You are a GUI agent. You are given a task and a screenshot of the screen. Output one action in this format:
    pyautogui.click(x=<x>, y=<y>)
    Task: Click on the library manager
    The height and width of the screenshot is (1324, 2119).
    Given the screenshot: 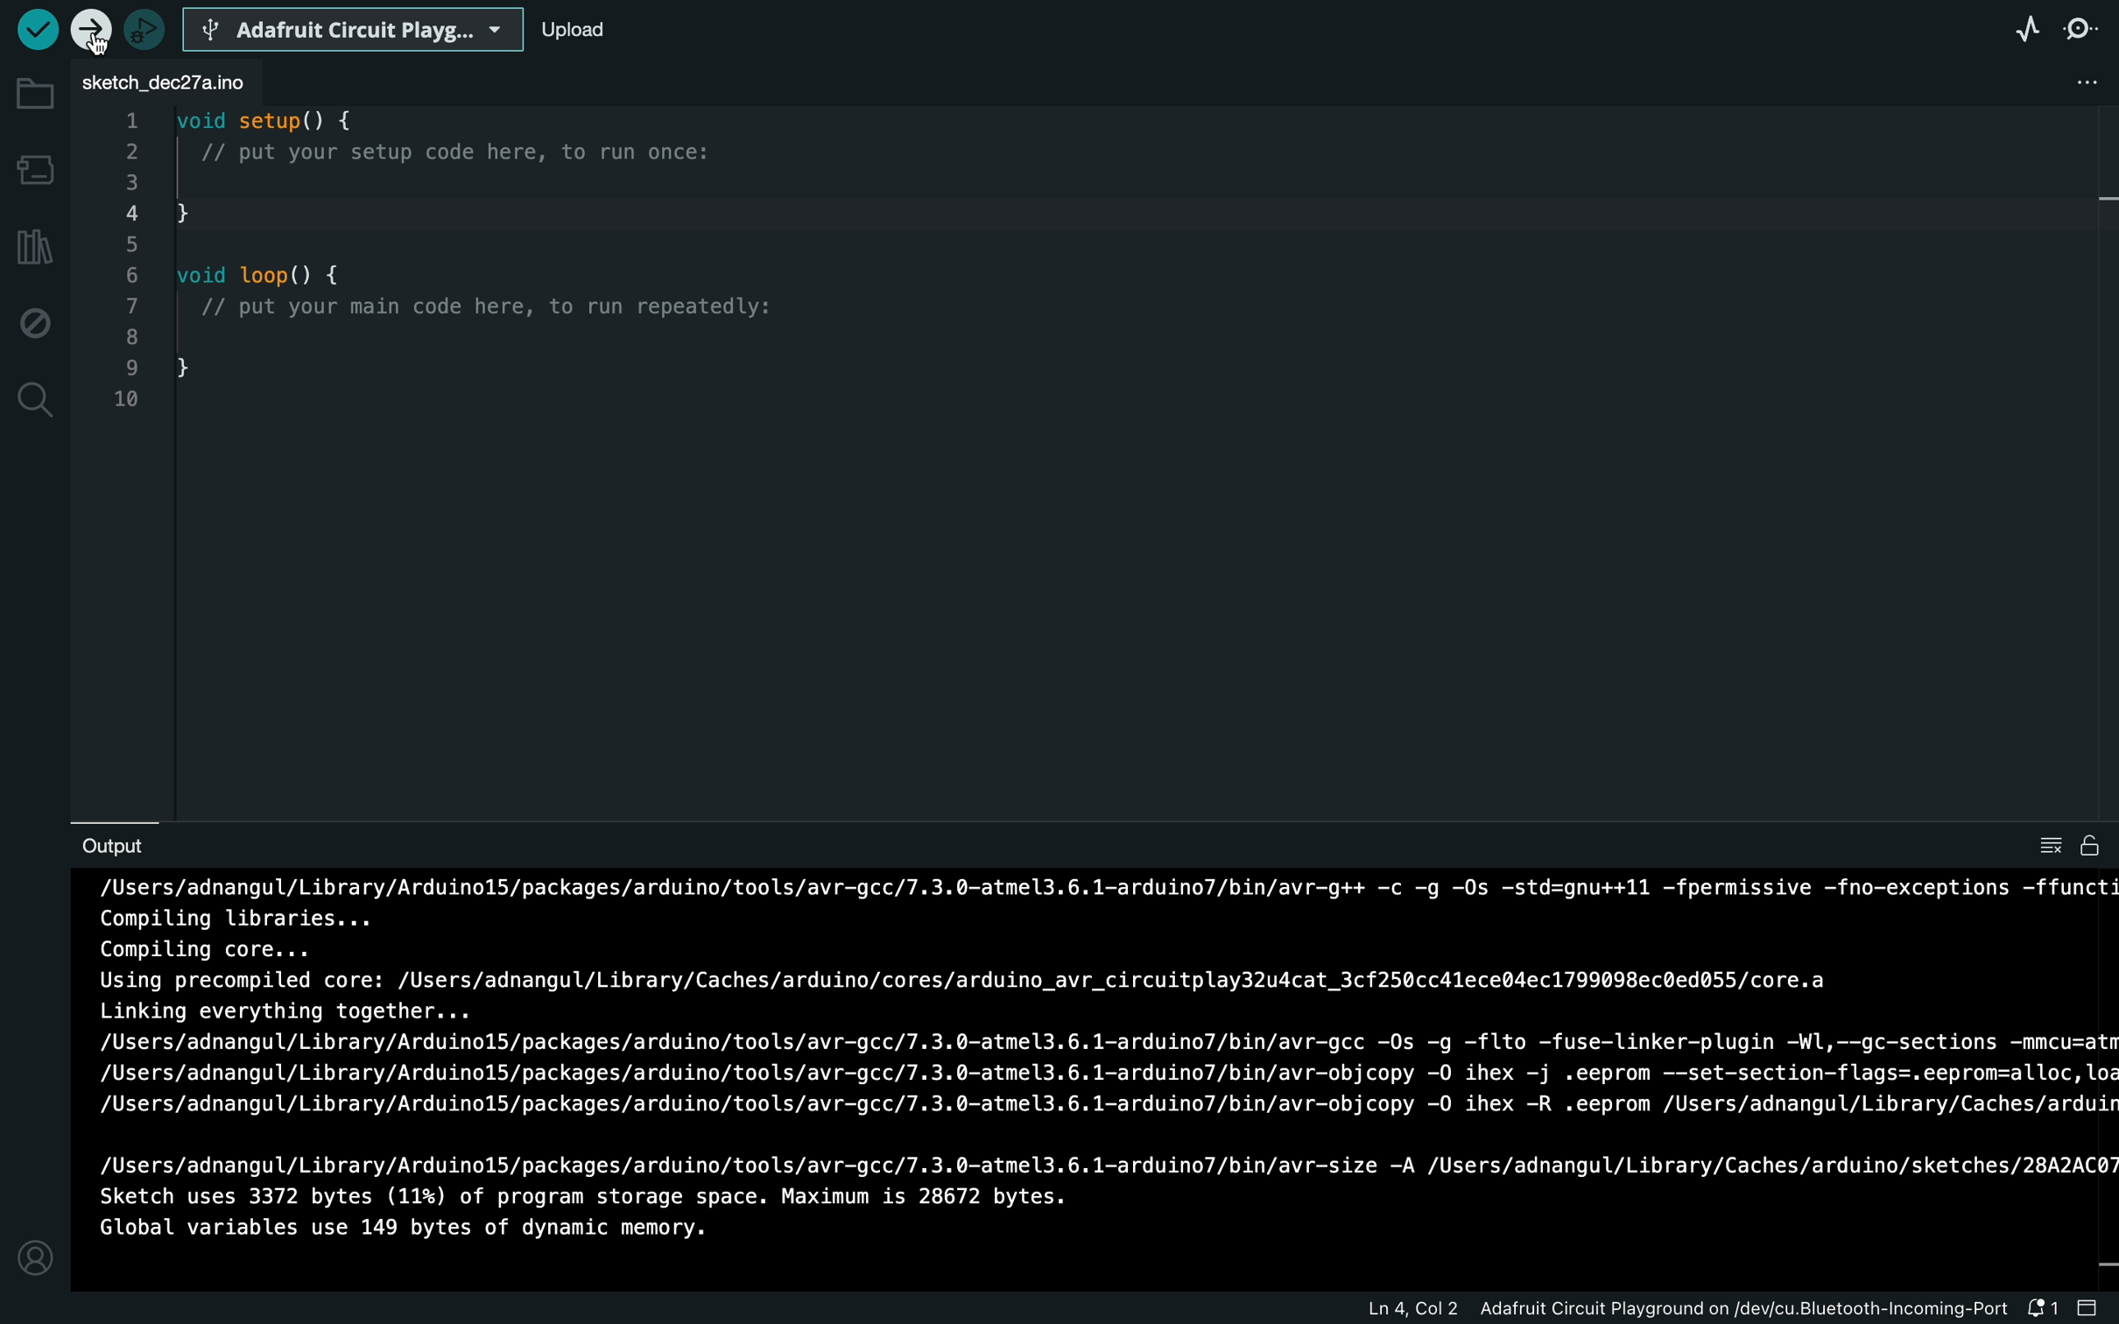 What is the action you would take?
    pyautogui.click(x=31, y=245)
    